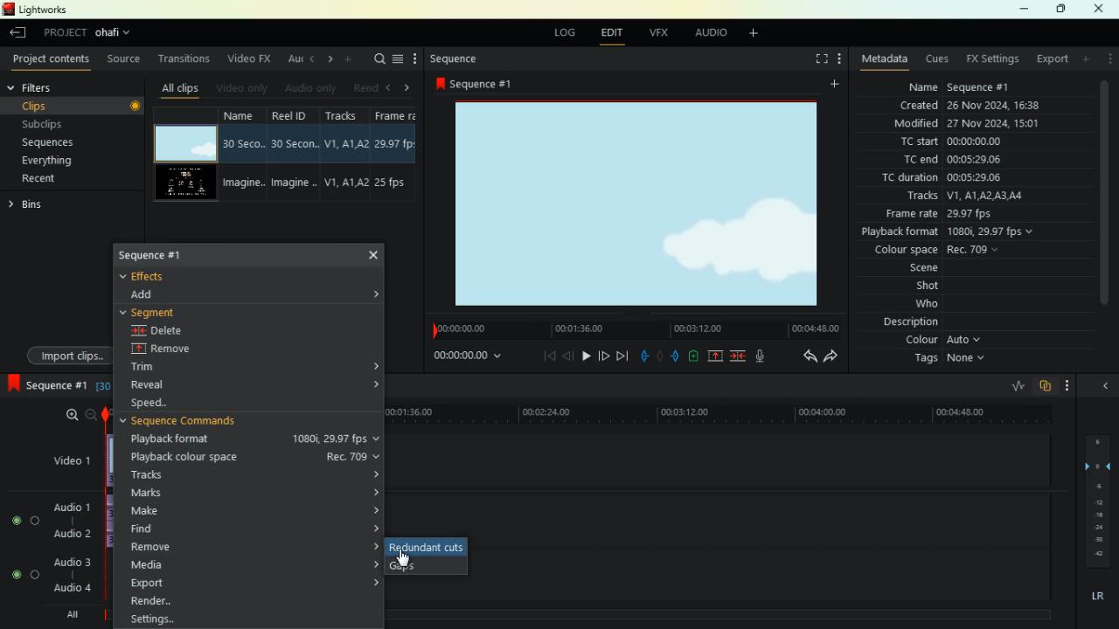  Describe the element at coordinates (250, 493) in the screenshot. I see `marks` at that location.